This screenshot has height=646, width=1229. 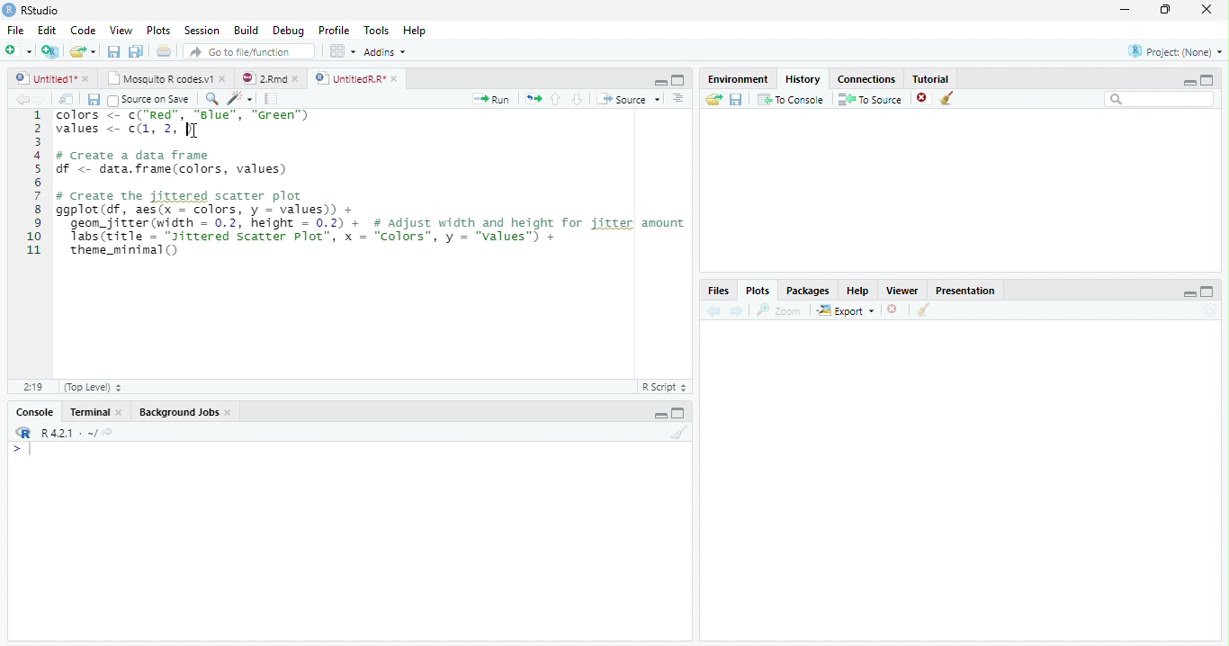 What do you see at coordinates (35, 411) in the screenshot?
I see `Console` at bounding box center [35, 411].